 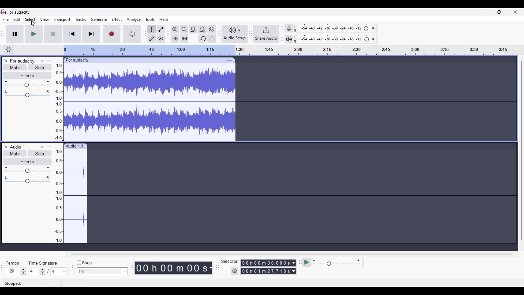 What do you see at coordinates (28, 179) in the screenshot?
I see `pan: center` at bounding box center [28, 179].